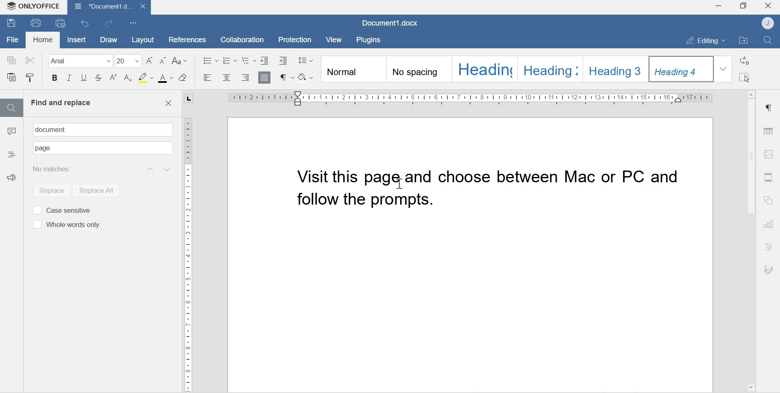 Image resolution: width=780 pixels, height=393 pixels. I want to click on tab stop, so click(190, 99).